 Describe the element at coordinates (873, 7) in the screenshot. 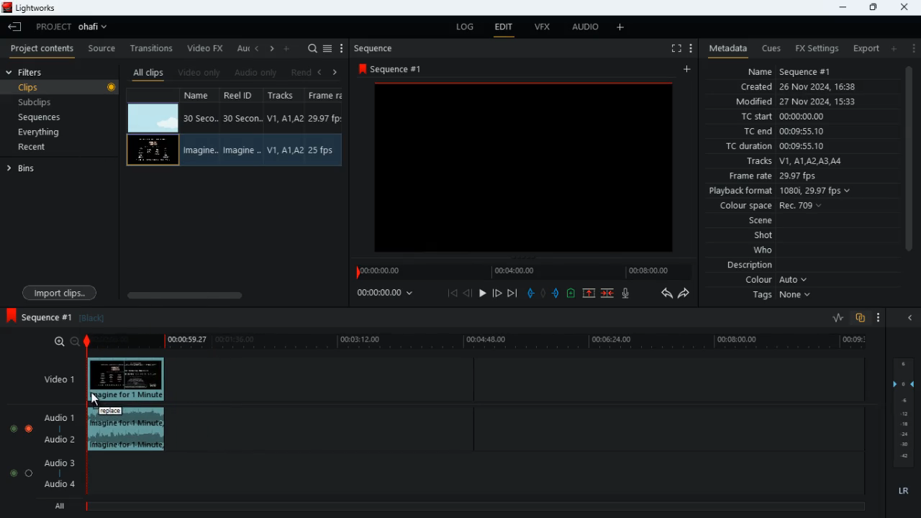

I see `maximize` at that location.